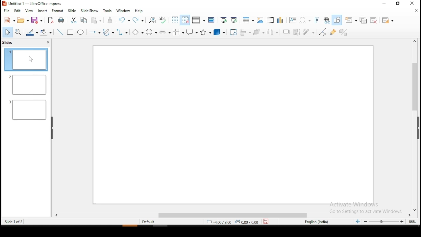 The image size is (421, 237). I want to click on filter, so click(309, 30).